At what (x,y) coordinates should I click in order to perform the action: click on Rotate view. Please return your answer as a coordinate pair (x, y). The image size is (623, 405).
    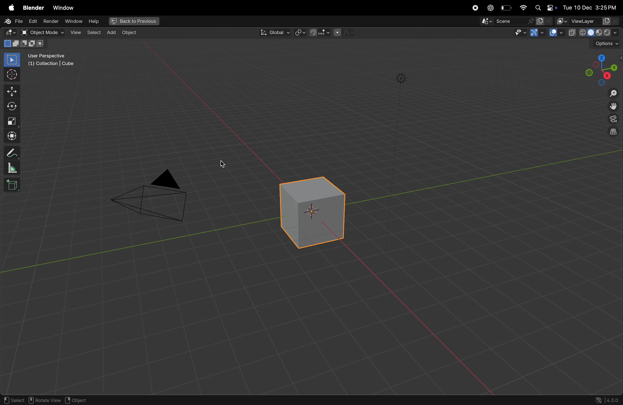
    Looking at the image, I should click on (45, 400).